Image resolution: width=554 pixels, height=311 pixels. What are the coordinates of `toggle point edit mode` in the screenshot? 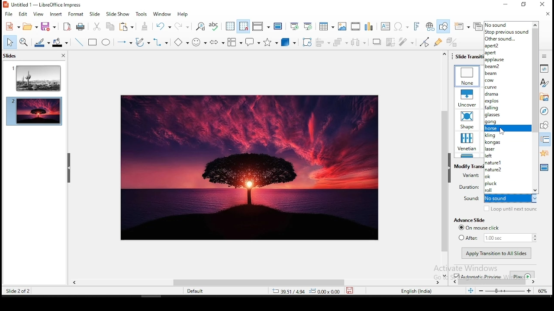 It's located at (424, 42).